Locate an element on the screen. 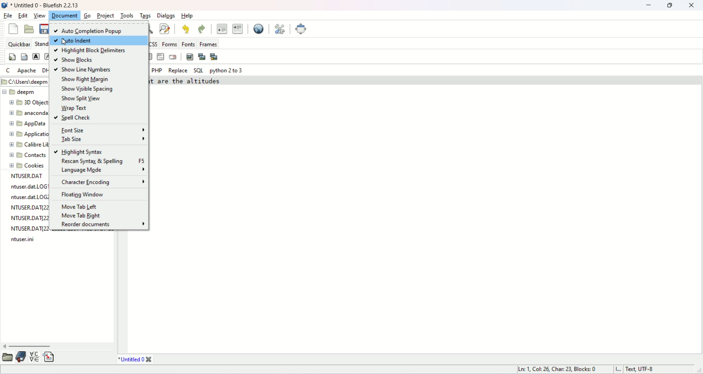 This screenshot has height=374, width=703. tools is located at coordinates (127, 15).